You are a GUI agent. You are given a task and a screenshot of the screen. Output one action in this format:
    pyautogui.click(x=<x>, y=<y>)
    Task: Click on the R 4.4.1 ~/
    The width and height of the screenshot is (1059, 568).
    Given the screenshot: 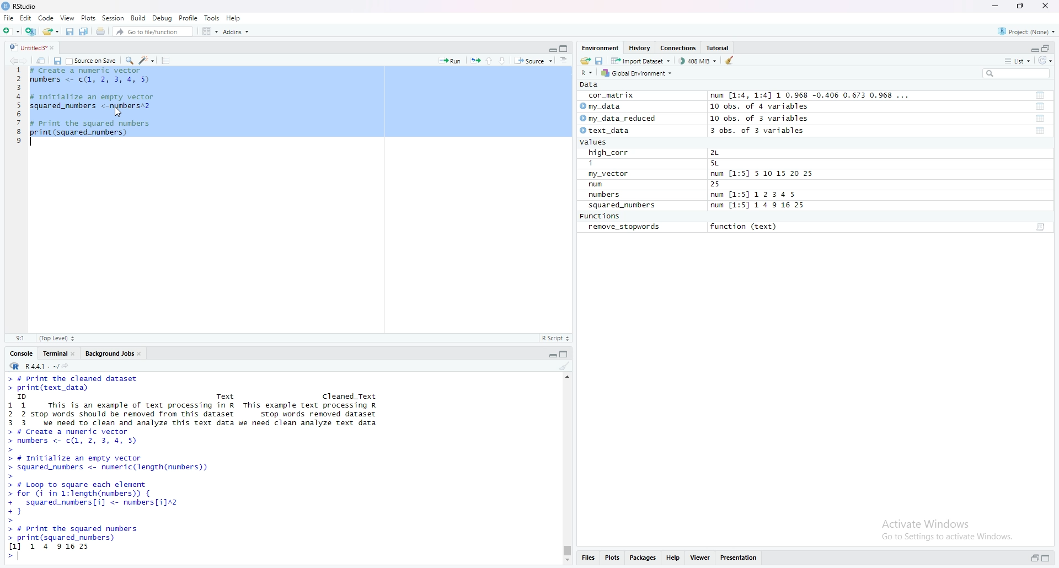 What is the action you would take?
    pyautogui.click(x=32, y=365)
    